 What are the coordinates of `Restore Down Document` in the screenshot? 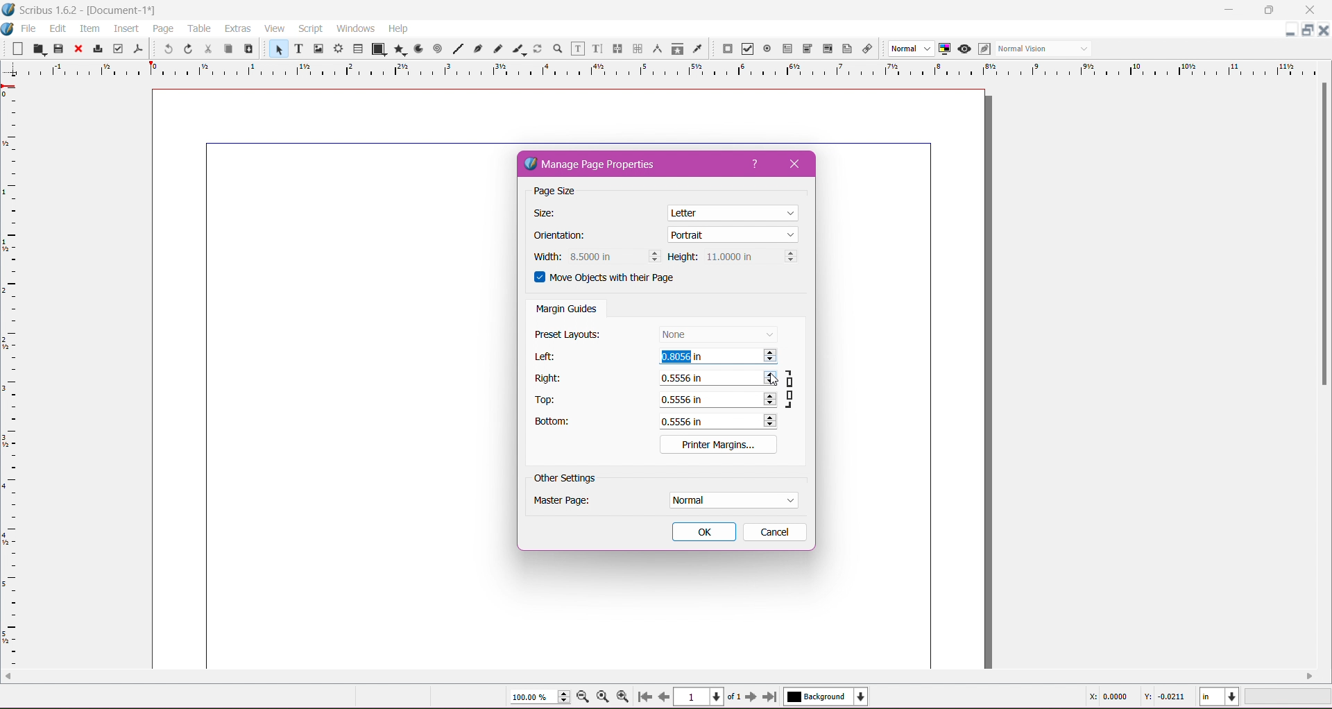 It's located at (1308, 30).